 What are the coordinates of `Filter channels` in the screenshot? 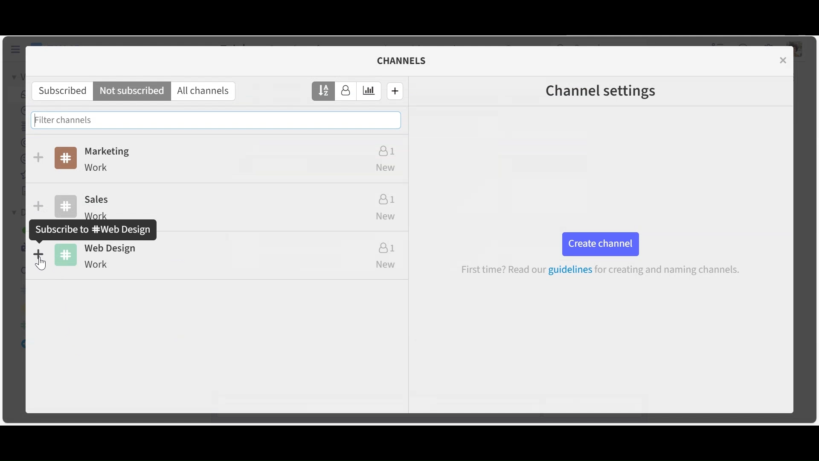 It's located at (216, 120).